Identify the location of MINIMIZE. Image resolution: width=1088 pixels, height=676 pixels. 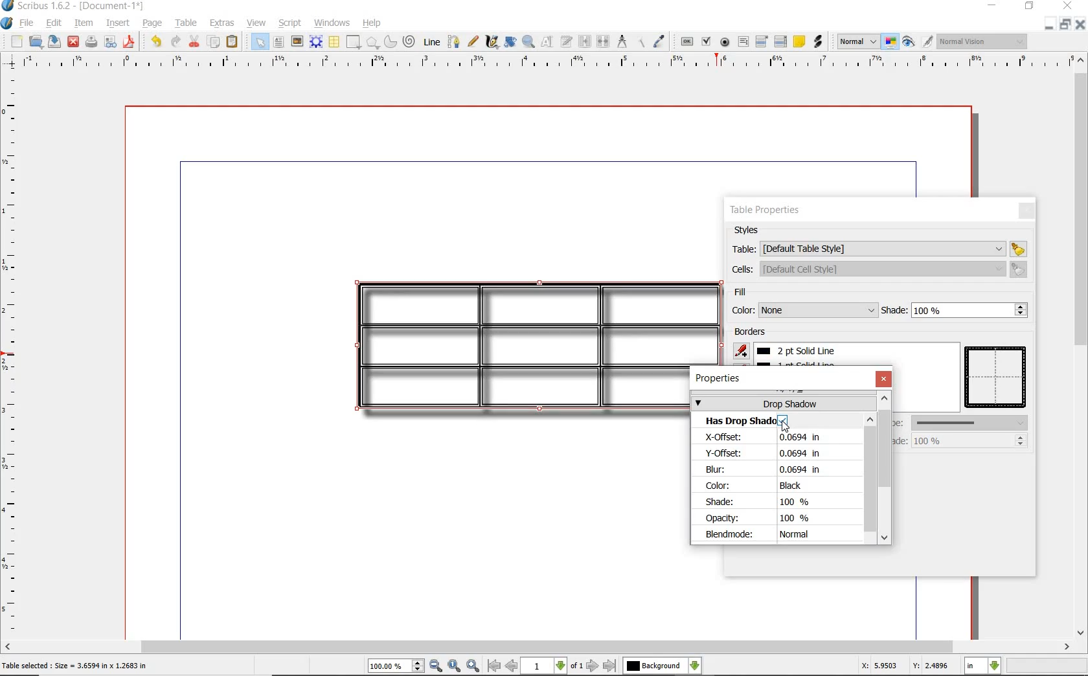
(992, 6).